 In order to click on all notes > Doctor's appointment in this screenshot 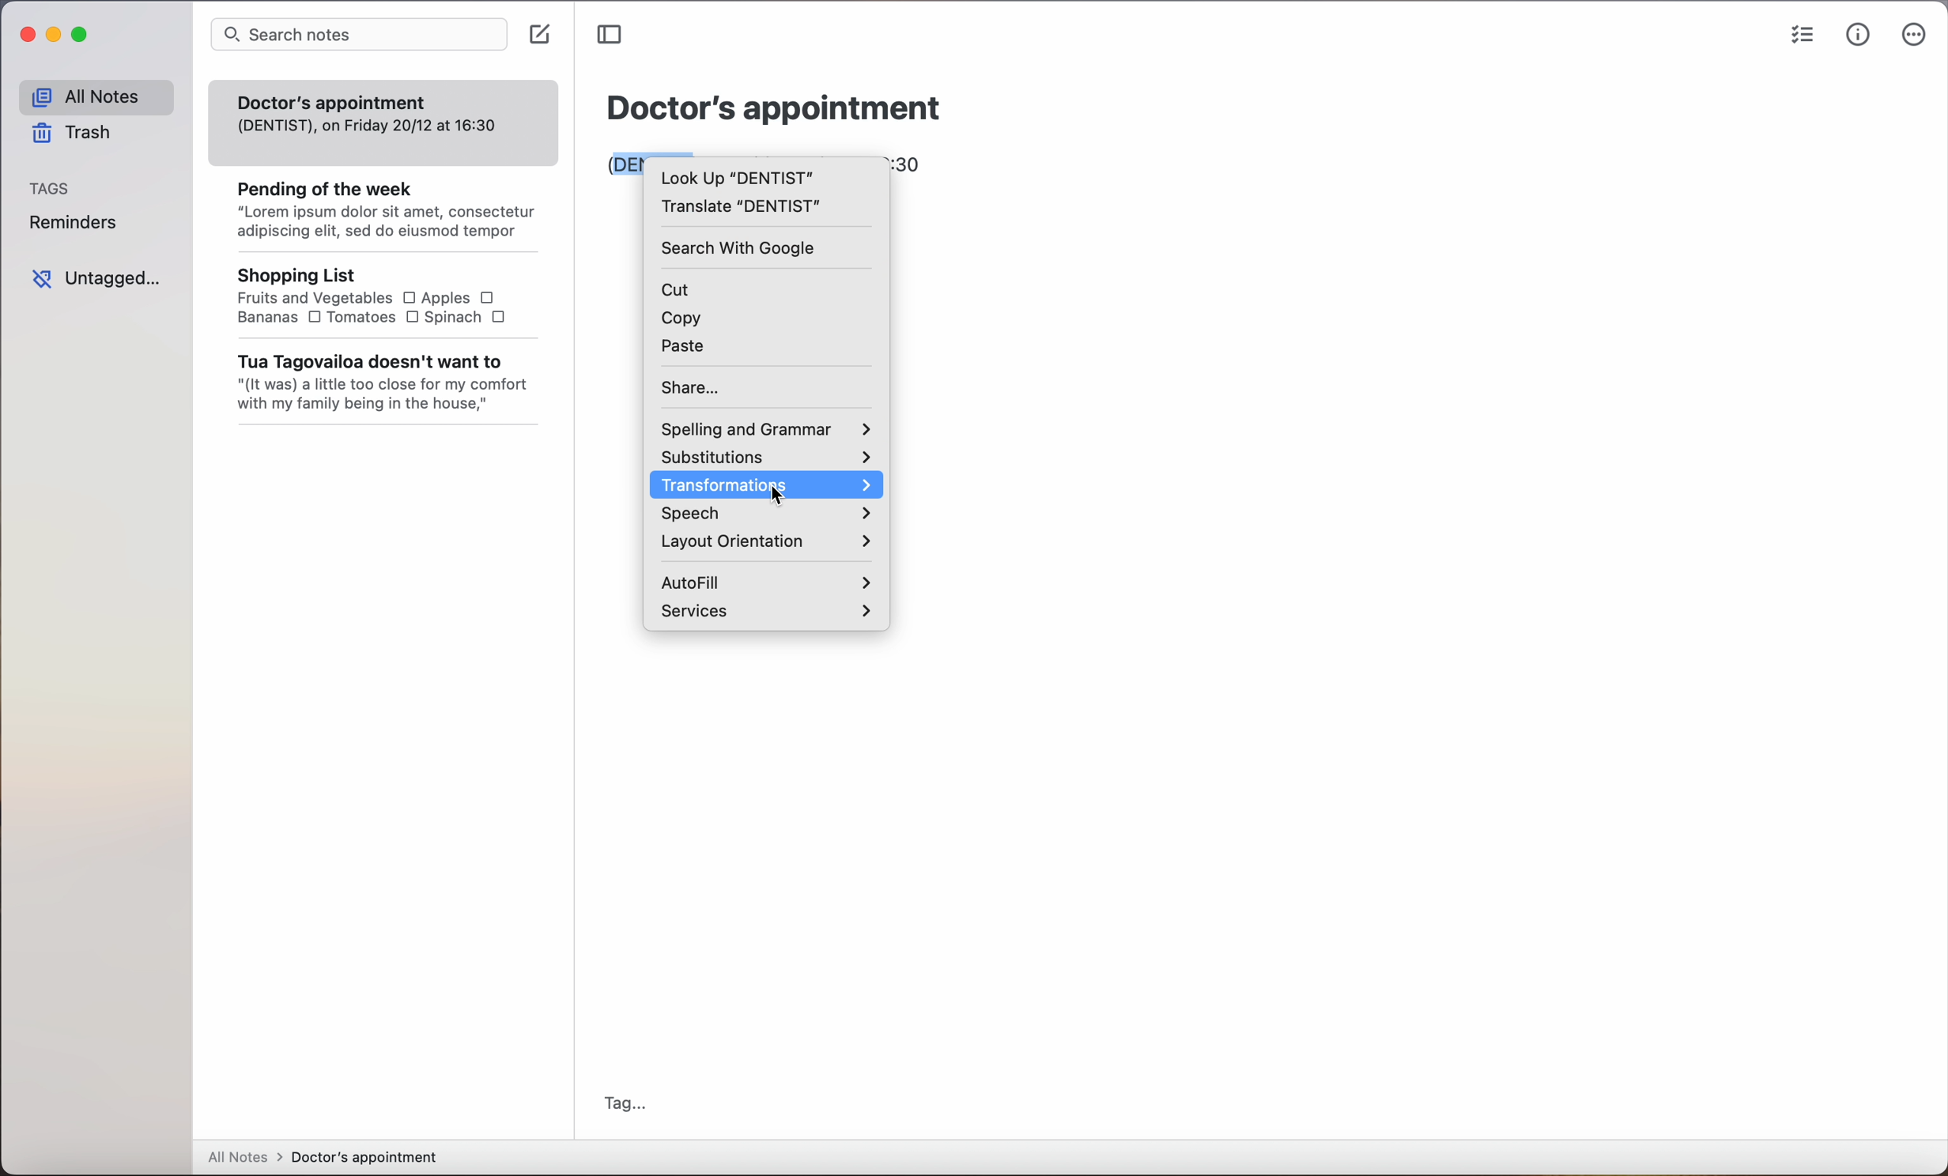, I will do `click(325, 1157)`.